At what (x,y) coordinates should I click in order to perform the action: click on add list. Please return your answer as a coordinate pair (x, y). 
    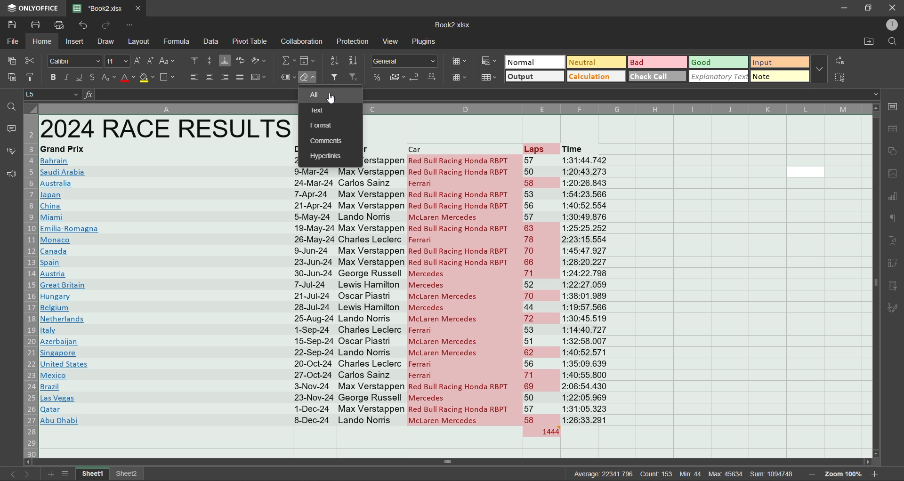
    Looking at the image, I should click on (52, 474).